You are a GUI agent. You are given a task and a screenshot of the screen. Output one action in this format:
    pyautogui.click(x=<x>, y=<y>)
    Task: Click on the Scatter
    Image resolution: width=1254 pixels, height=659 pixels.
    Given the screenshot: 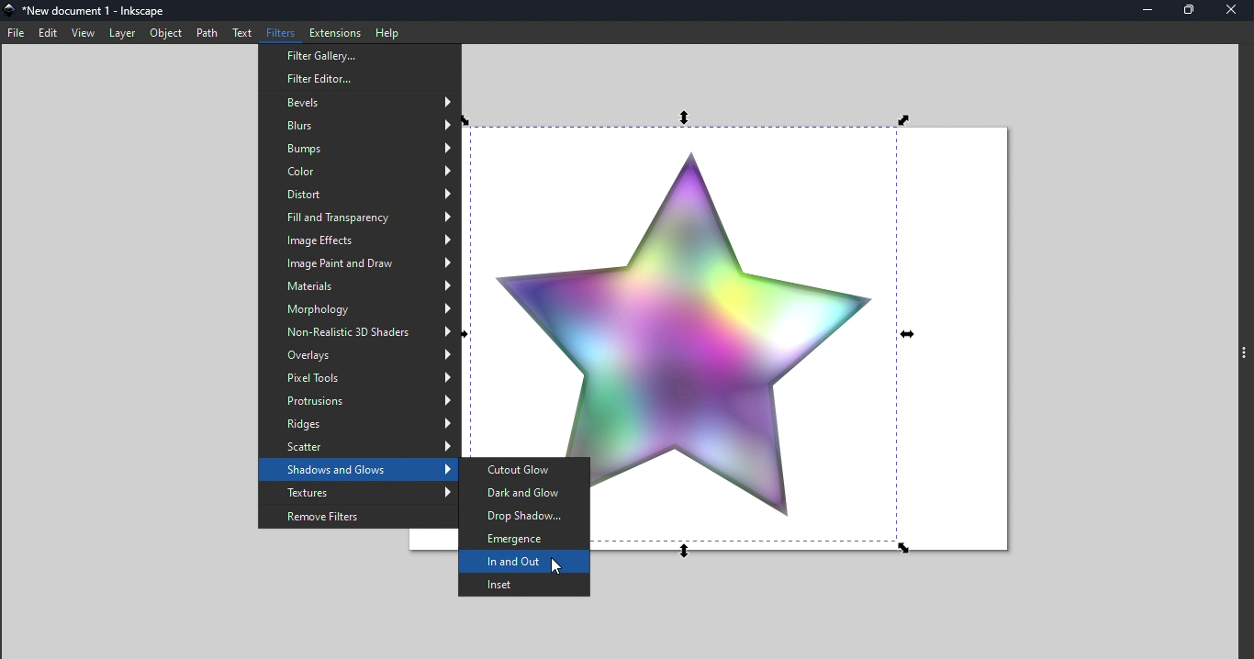 What is the action you would take?
    pyautogui.click(x=362, y=447)
    